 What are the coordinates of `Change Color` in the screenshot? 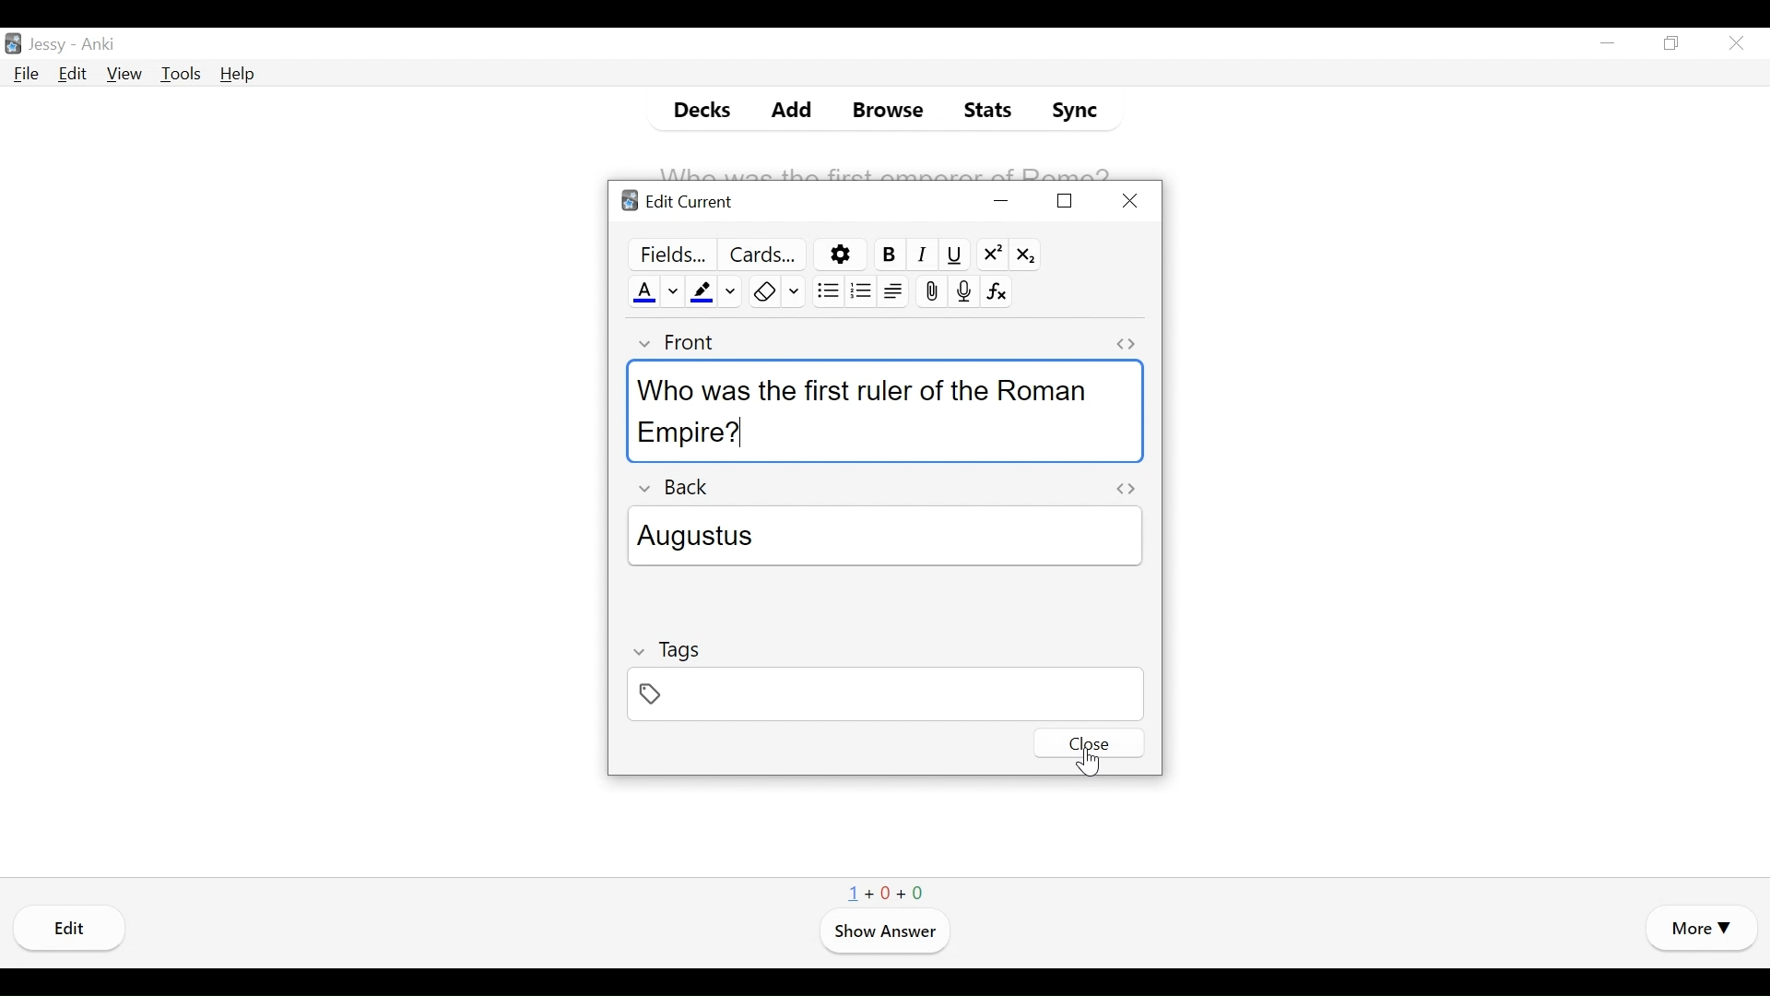 It's located at (674, 290).